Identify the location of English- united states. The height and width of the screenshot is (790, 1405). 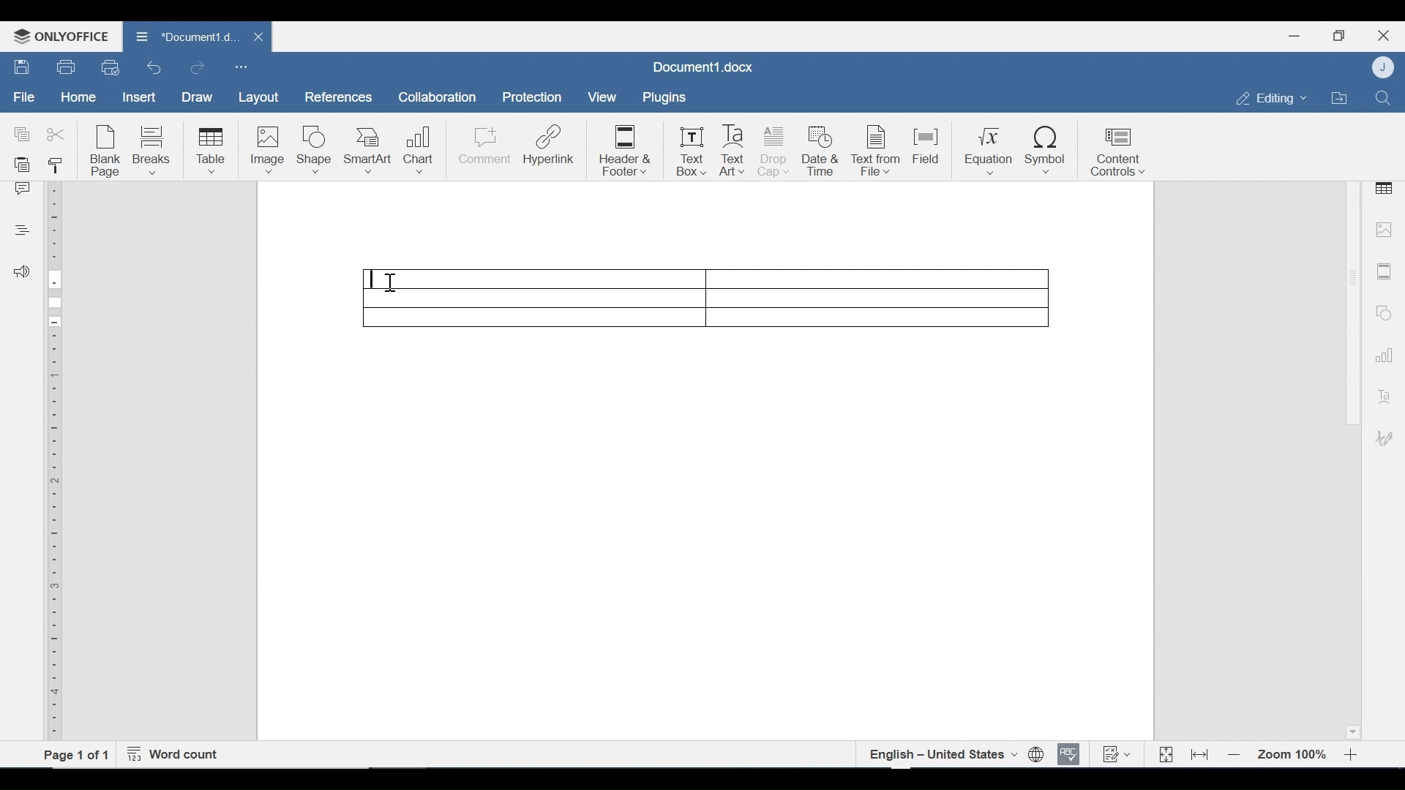
(942, 754).